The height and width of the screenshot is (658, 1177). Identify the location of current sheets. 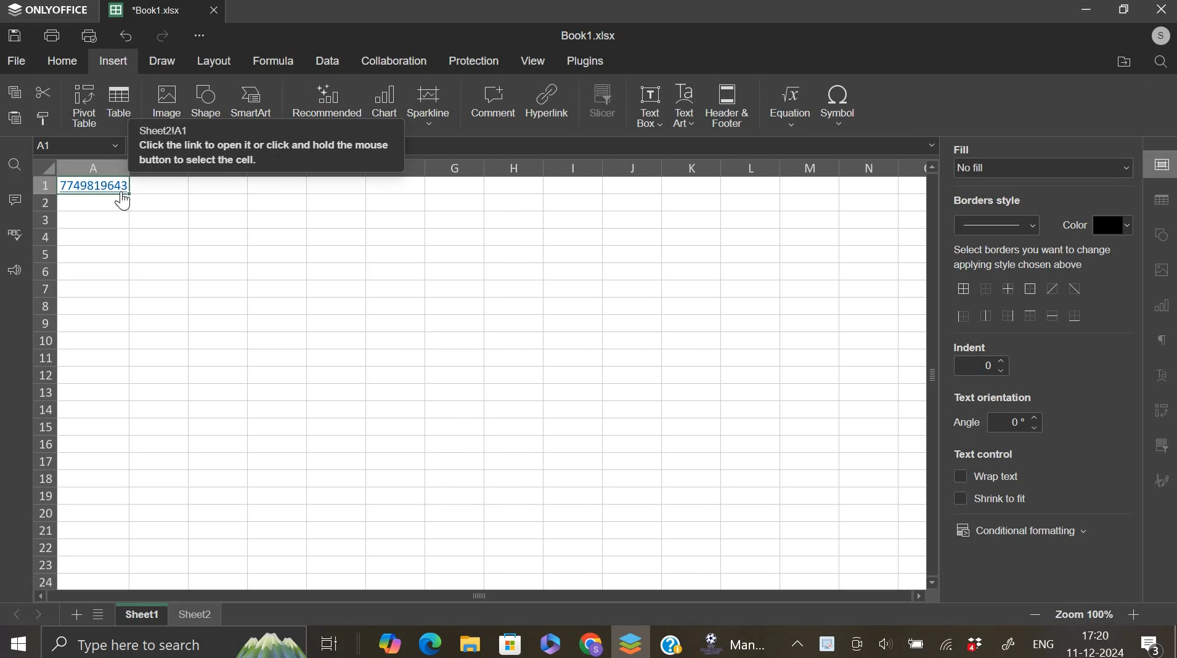
(151, 11).